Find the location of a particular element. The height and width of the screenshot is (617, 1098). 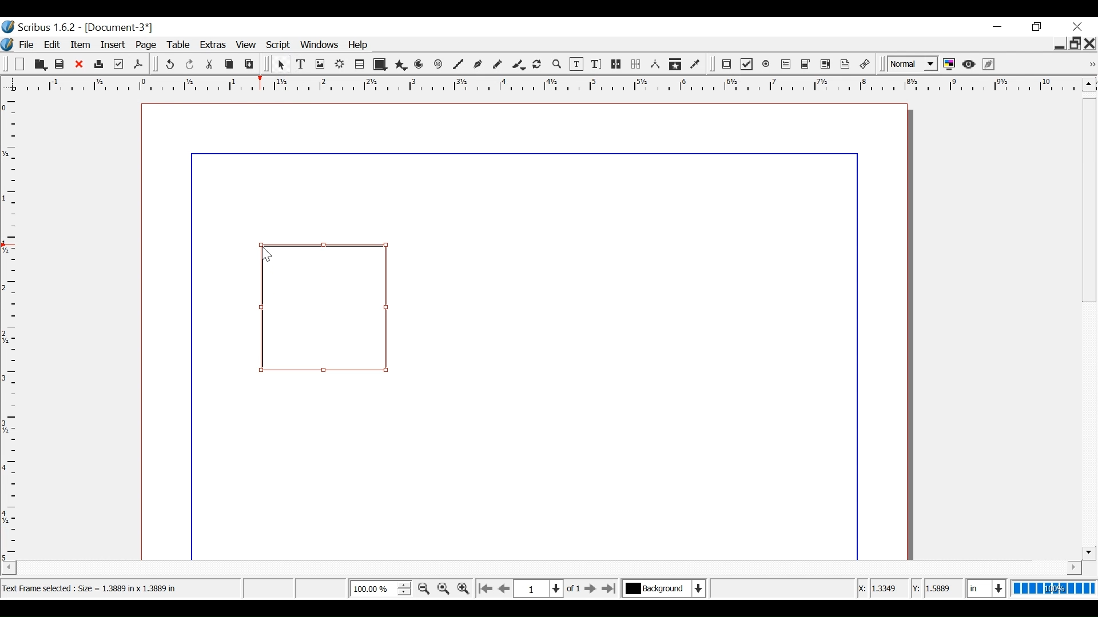

Zoom in is located at coordinates (464, 588).